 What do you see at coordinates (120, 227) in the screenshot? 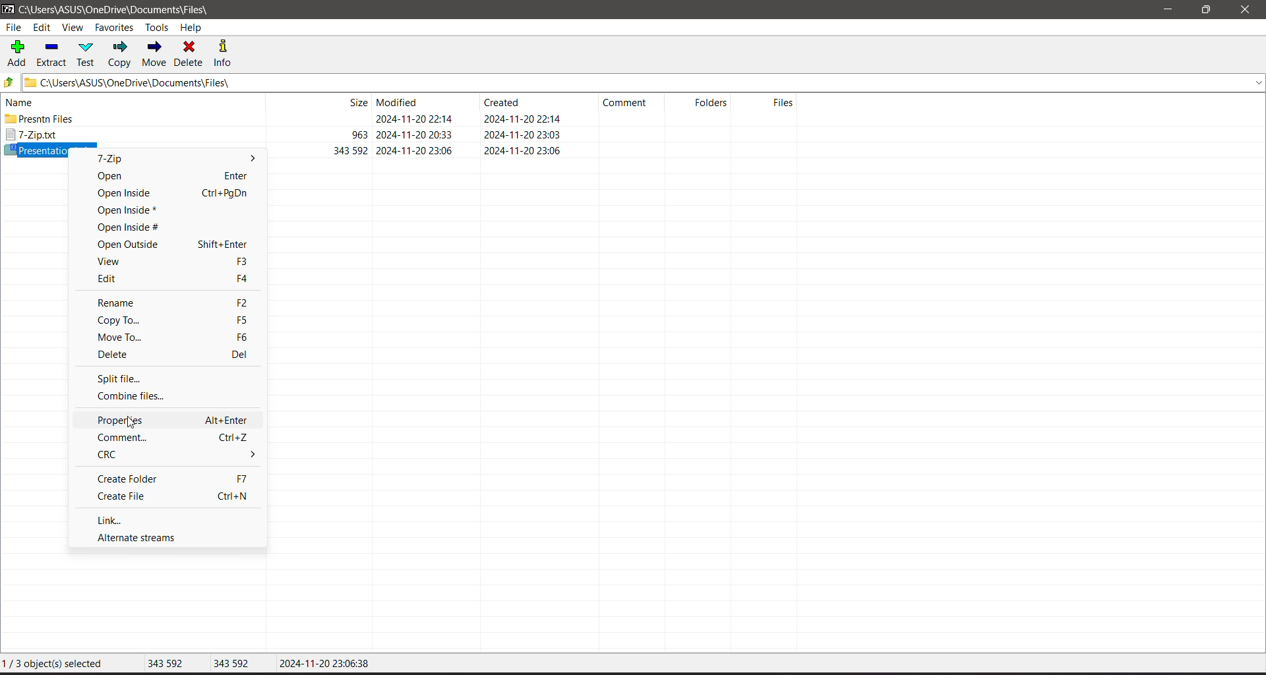
I see `Open Inside#` at bounding box center [120, 227].